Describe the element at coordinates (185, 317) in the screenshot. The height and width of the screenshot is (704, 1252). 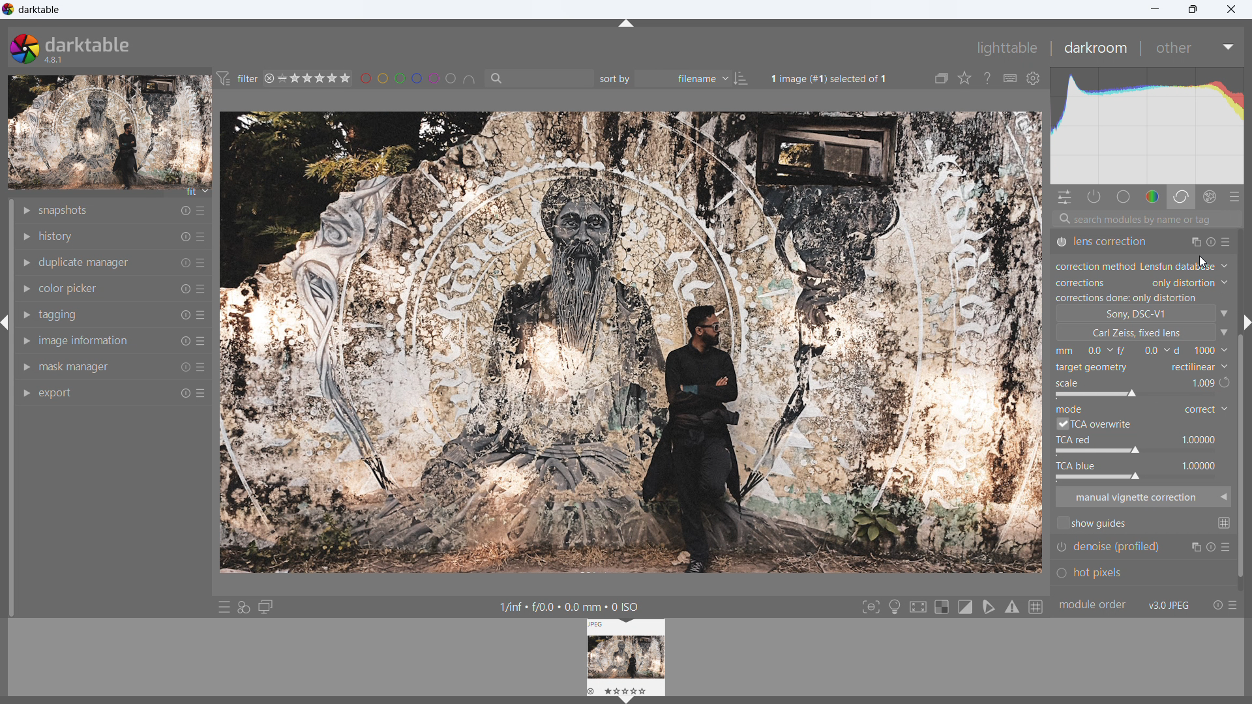
I see `reset` at that location.